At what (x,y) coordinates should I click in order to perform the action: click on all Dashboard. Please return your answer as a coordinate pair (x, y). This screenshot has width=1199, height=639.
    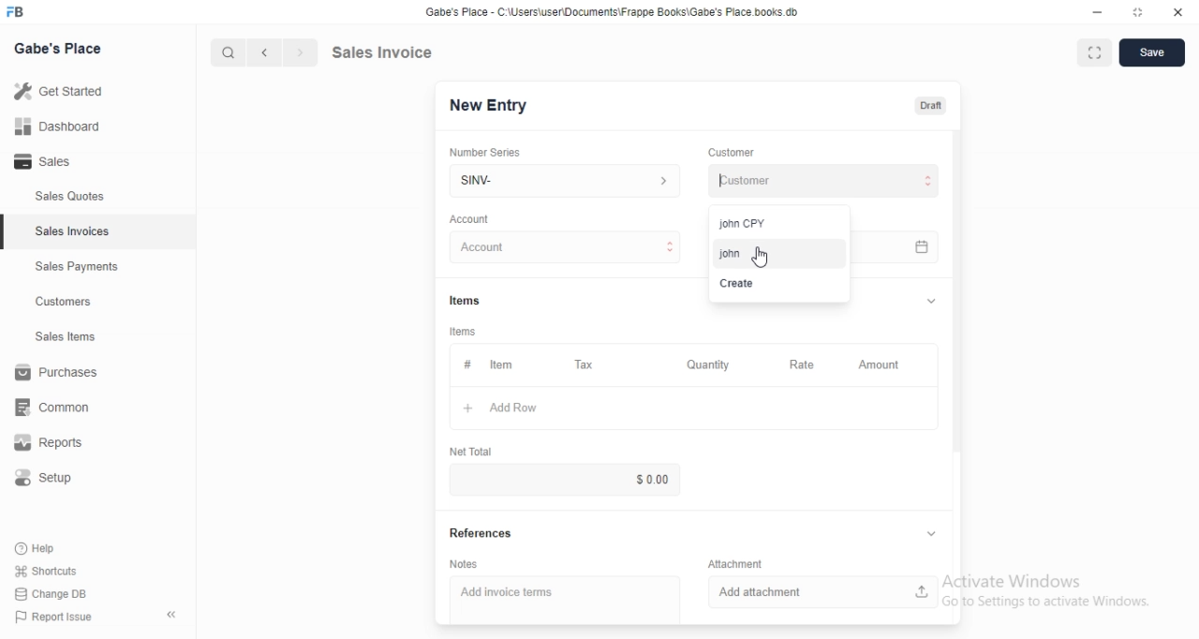
    Looking at the image, I should click on (65, 132).